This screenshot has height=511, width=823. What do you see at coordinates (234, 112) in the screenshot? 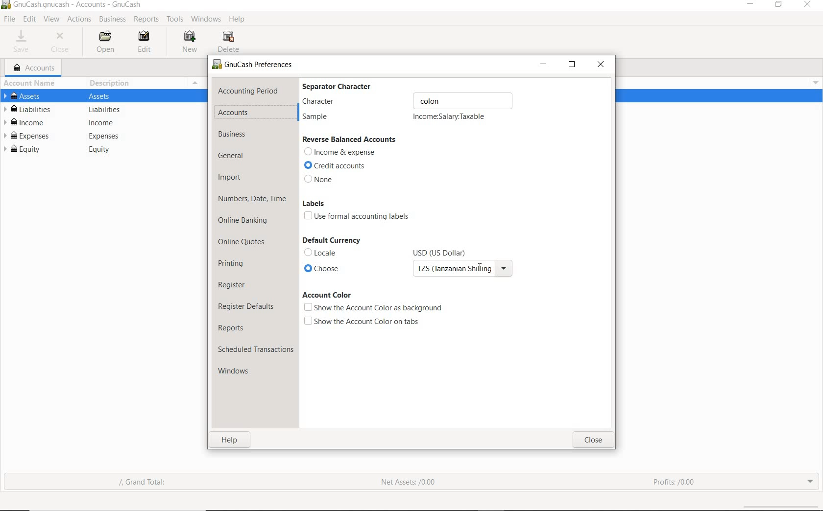
I see `accounts` at bounding box center [234, 112].